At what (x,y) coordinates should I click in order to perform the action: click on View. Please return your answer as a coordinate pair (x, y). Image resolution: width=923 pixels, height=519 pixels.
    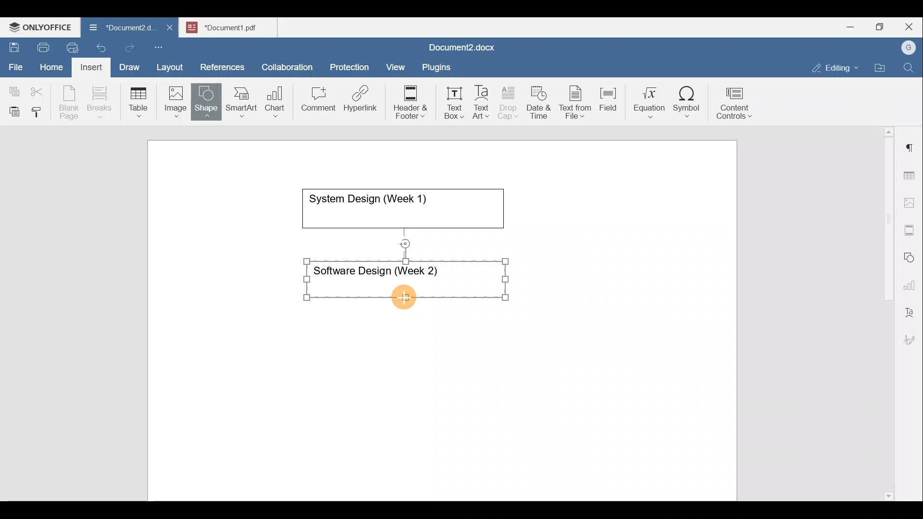
    Looking at the image, I should click on (396, 64).